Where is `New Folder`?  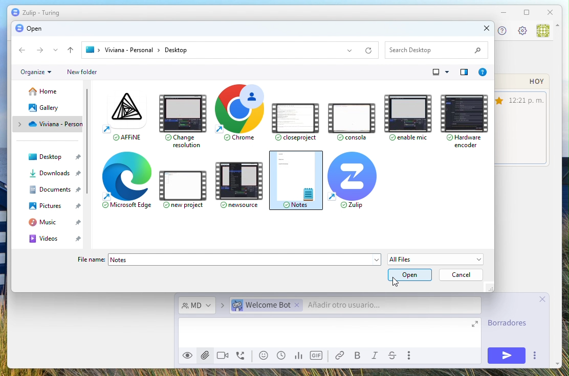 New Folder is located at coordinates (82, 72).